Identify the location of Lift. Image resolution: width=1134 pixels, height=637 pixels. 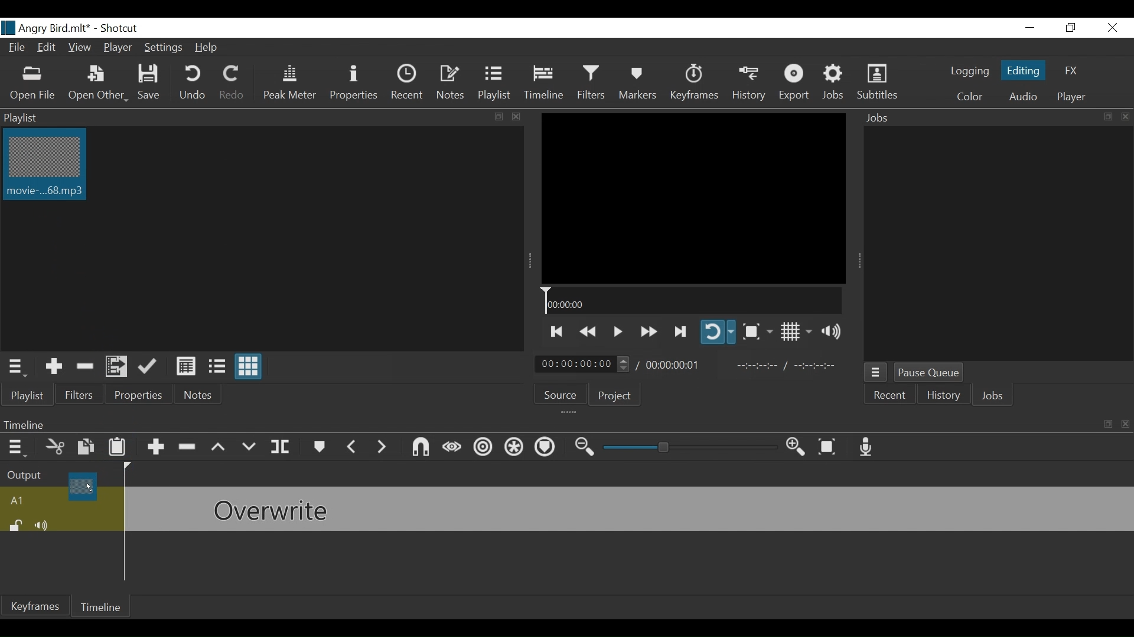
(219, 447).